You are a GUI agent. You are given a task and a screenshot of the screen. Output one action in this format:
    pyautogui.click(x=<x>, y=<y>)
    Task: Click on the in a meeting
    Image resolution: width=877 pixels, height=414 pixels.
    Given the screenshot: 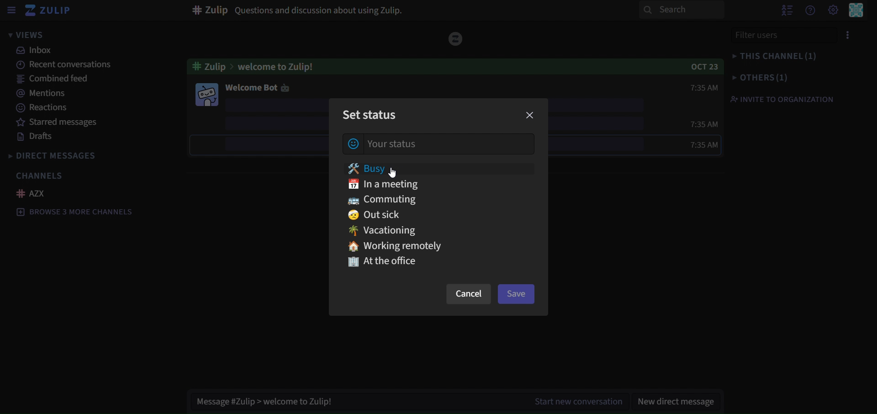 What is the action you would take?
    pyautogui.click(x=390, y=185)
    